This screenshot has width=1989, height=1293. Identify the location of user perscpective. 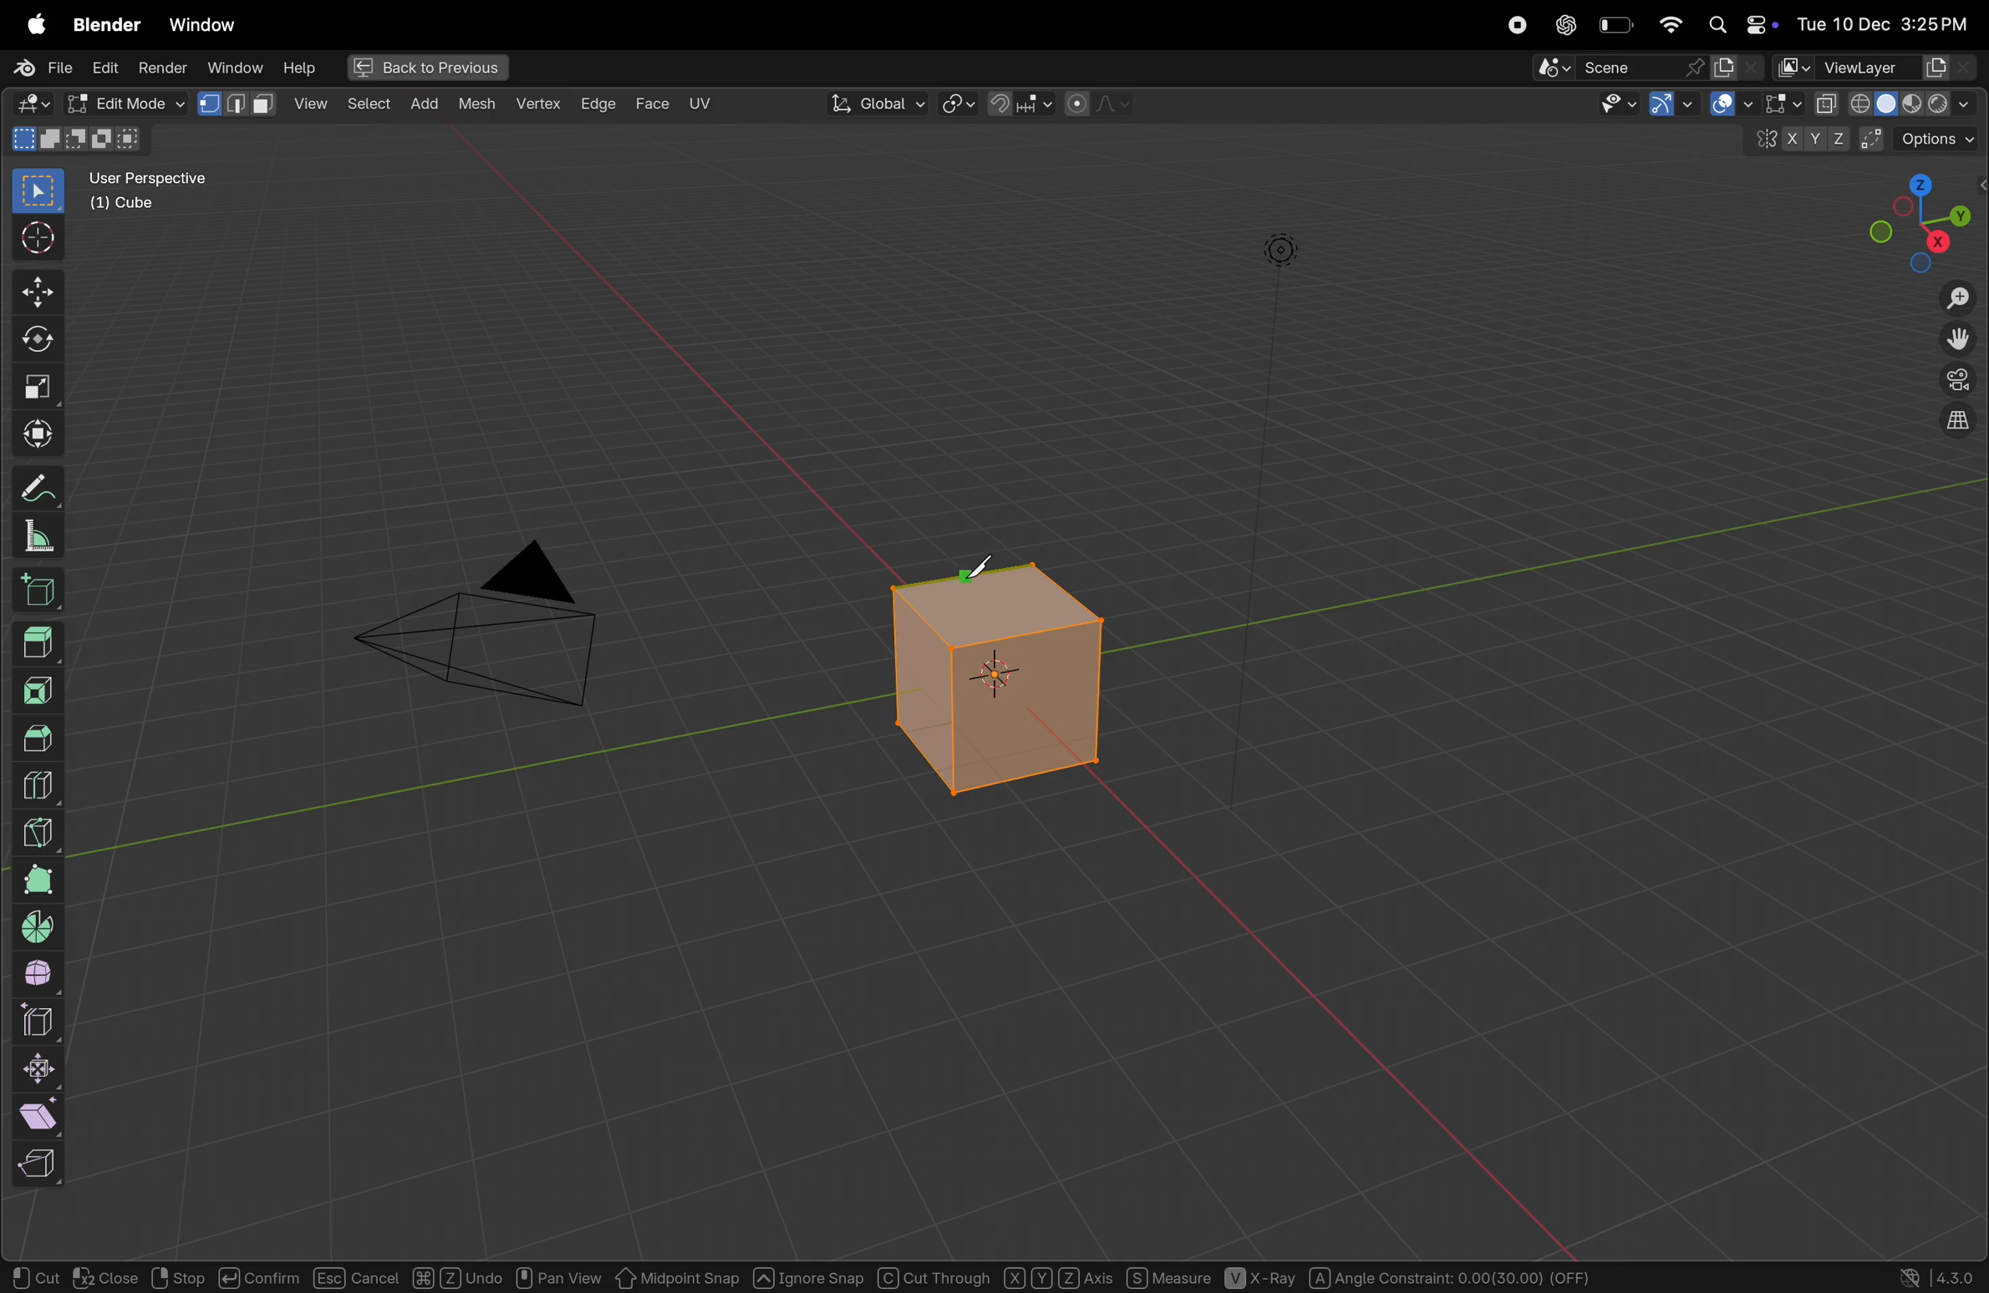
(160, 190).